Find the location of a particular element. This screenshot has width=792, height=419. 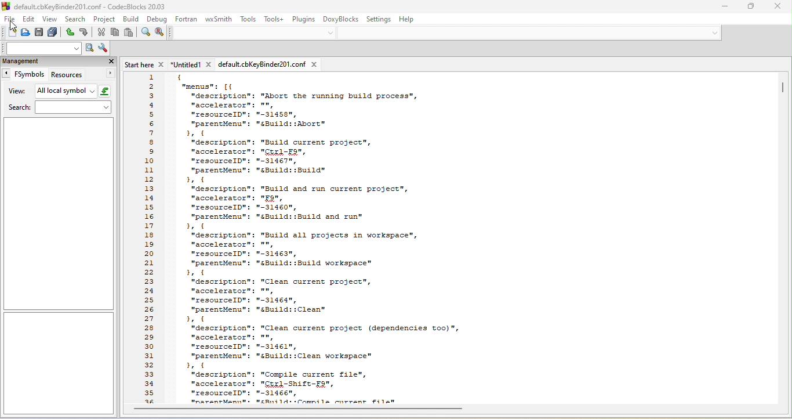

search is located at coordinates (77, 20).